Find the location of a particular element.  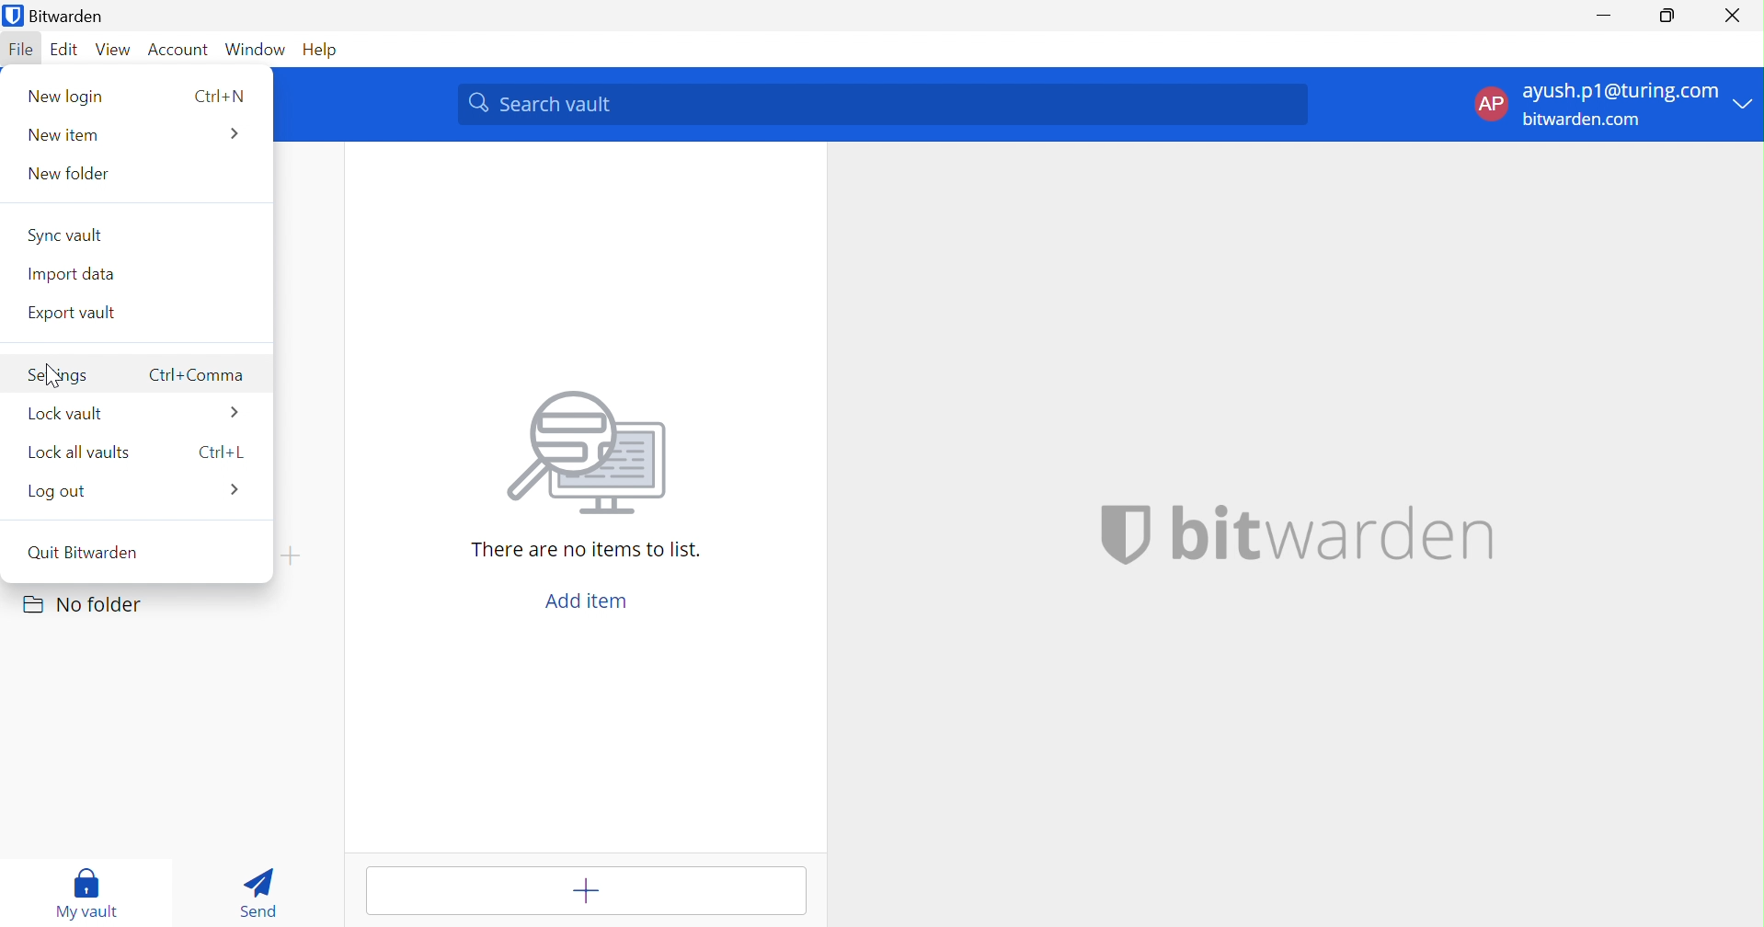

CTRL+N is located at coordinates (220, 98).